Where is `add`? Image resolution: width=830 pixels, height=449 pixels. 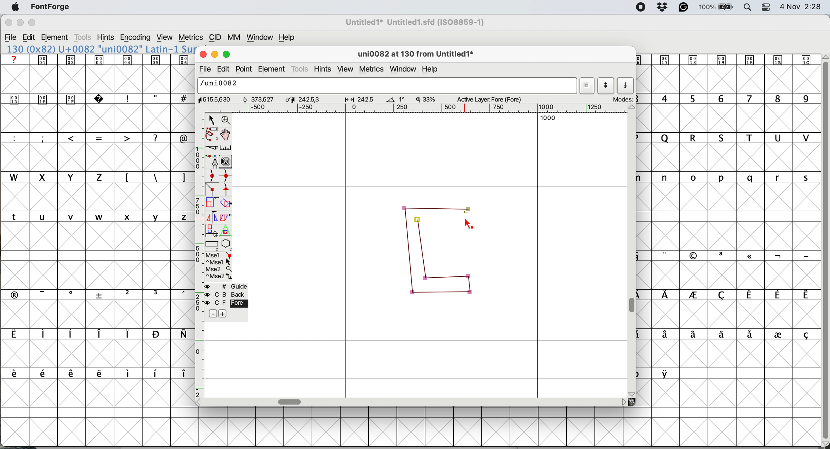 add is located at coordinates (222, 314).